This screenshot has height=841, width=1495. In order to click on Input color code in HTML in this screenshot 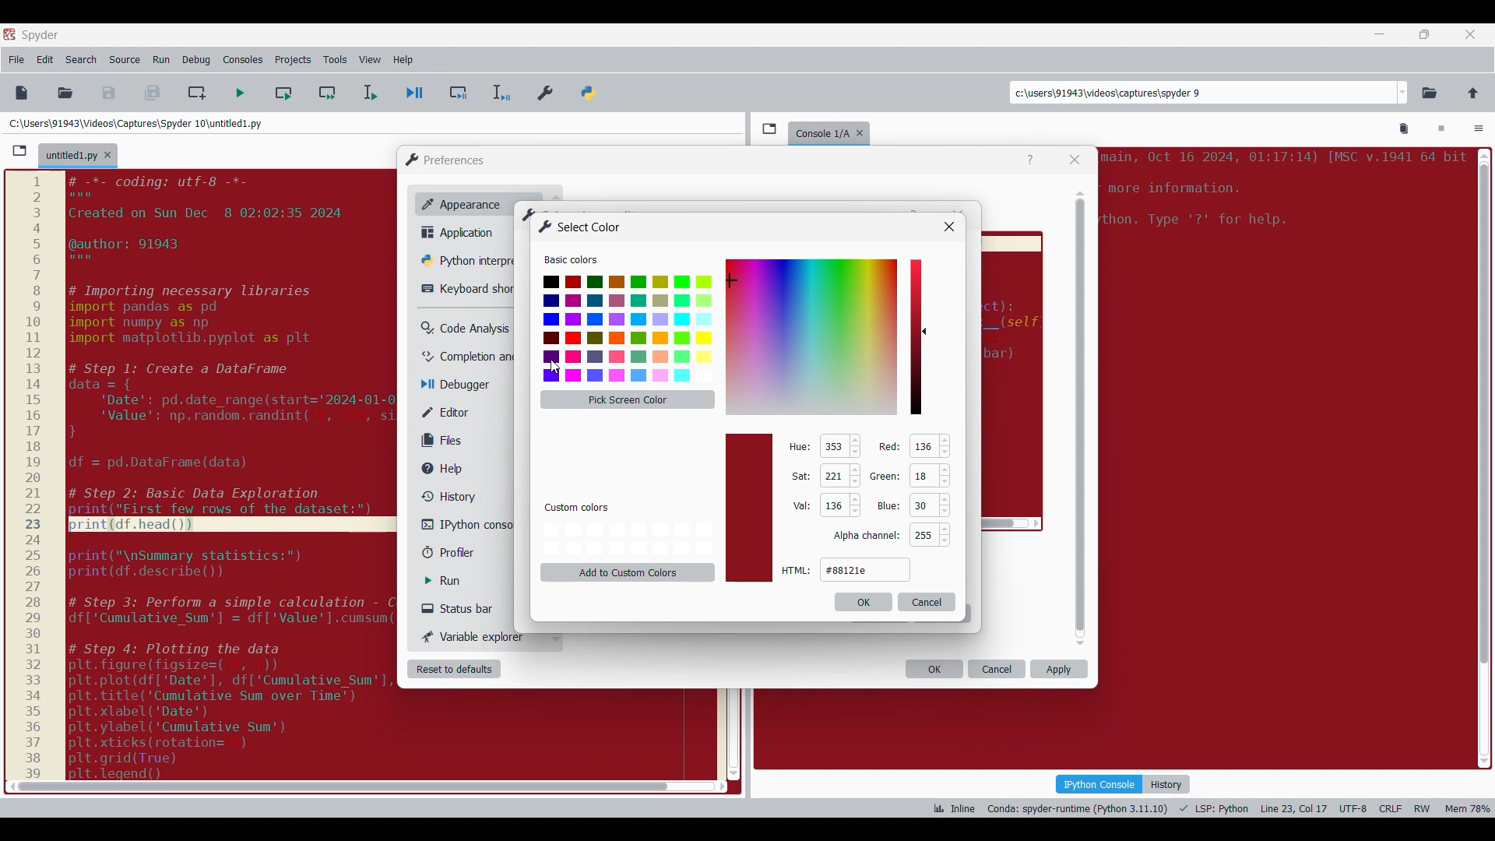, I will do `click(865, 569)`.